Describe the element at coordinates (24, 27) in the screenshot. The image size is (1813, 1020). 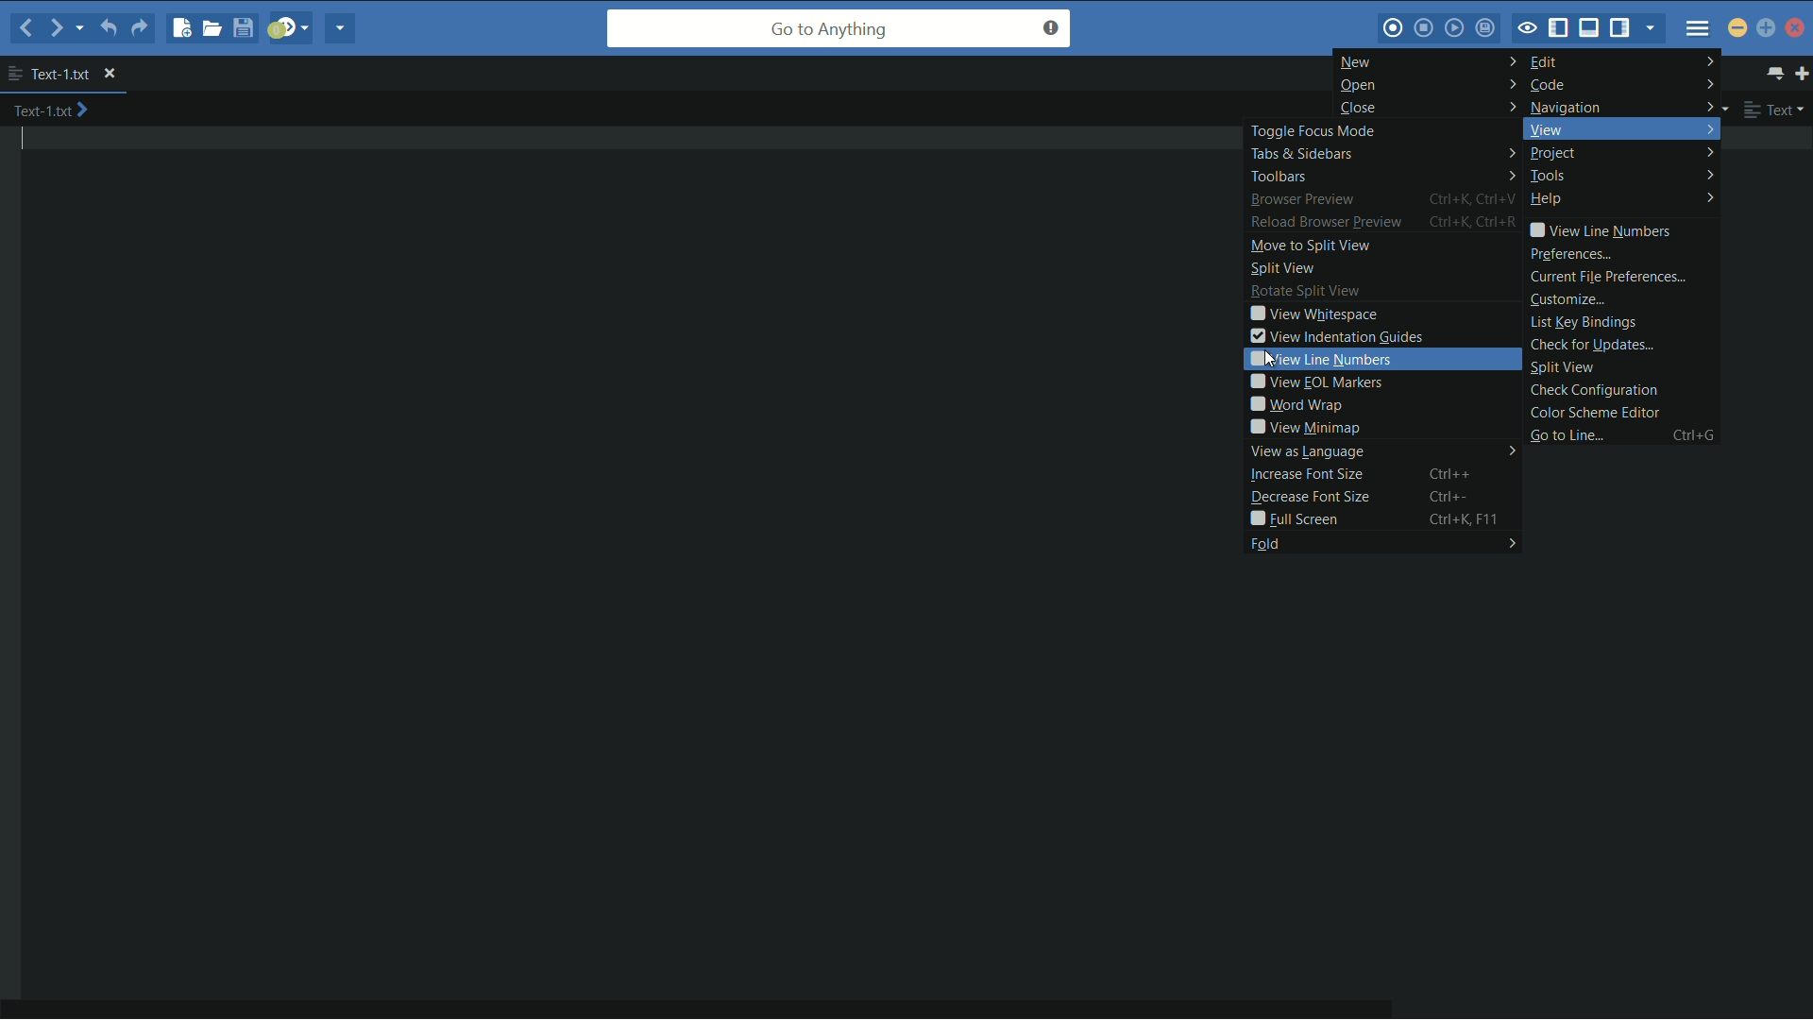
I see `back` at that location.